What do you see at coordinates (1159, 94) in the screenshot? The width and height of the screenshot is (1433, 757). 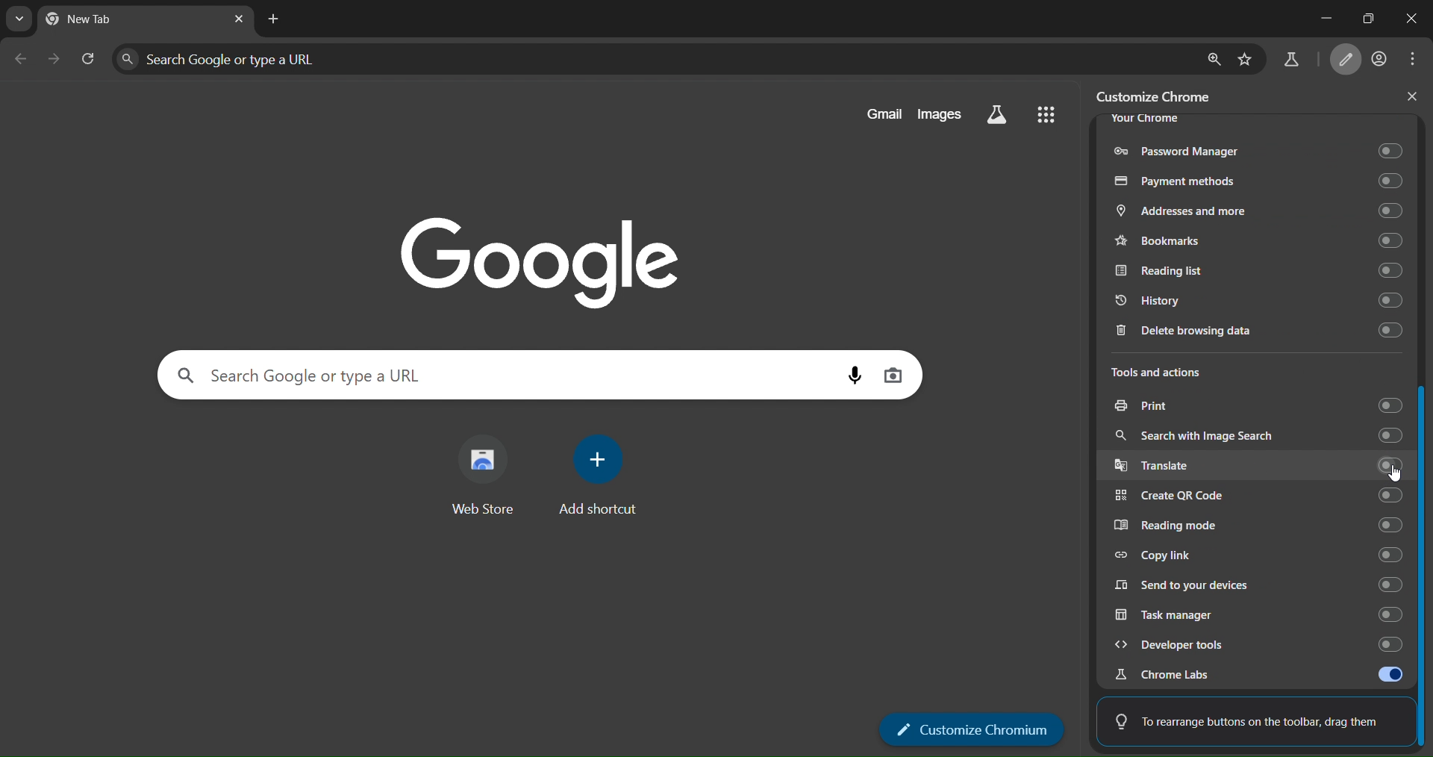 I see `customize chrome` at bounding box center [1159, 94].